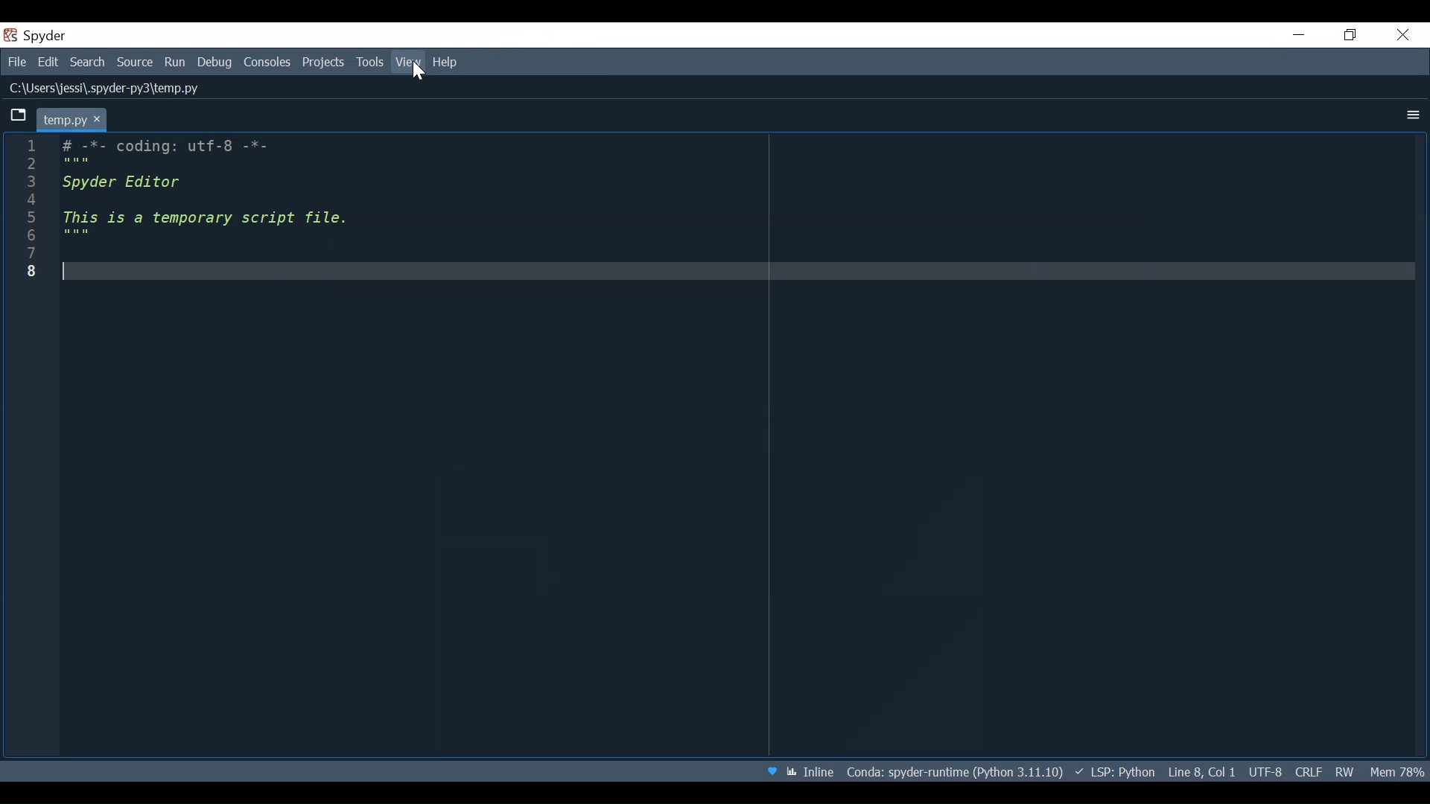  Describe the element at coordinates (953, 770) in the screenshot. I see `Conda Environment Indicator` at that location.